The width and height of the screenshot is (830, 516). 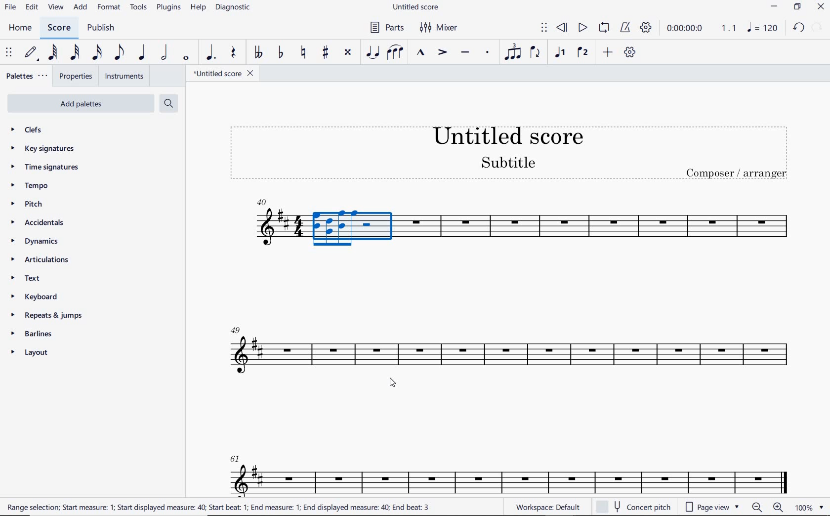 I want to click on SLUR, so click(x=395, y=53).